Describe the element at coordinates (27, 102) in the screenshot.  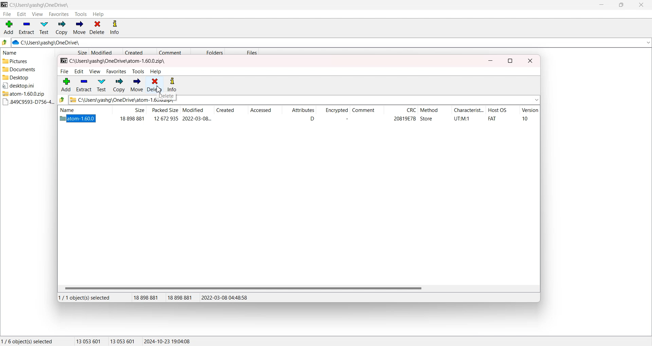
I see `.894c File` at that location.